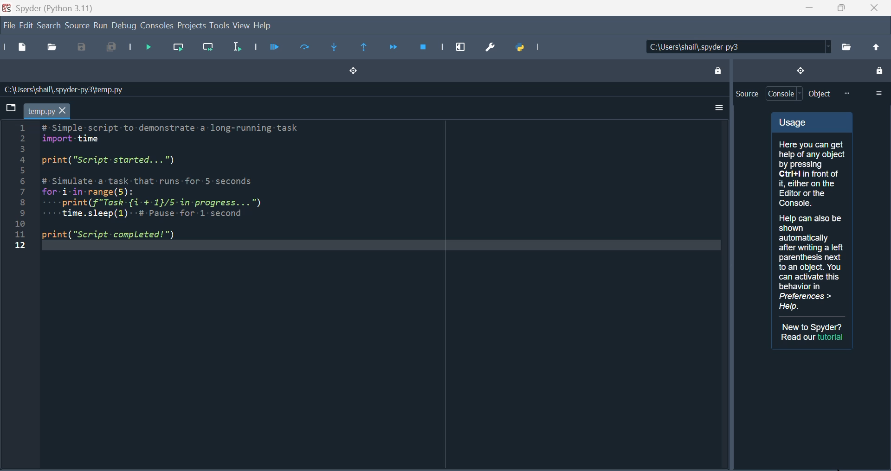  I want to click on lock, so click(717, 69).